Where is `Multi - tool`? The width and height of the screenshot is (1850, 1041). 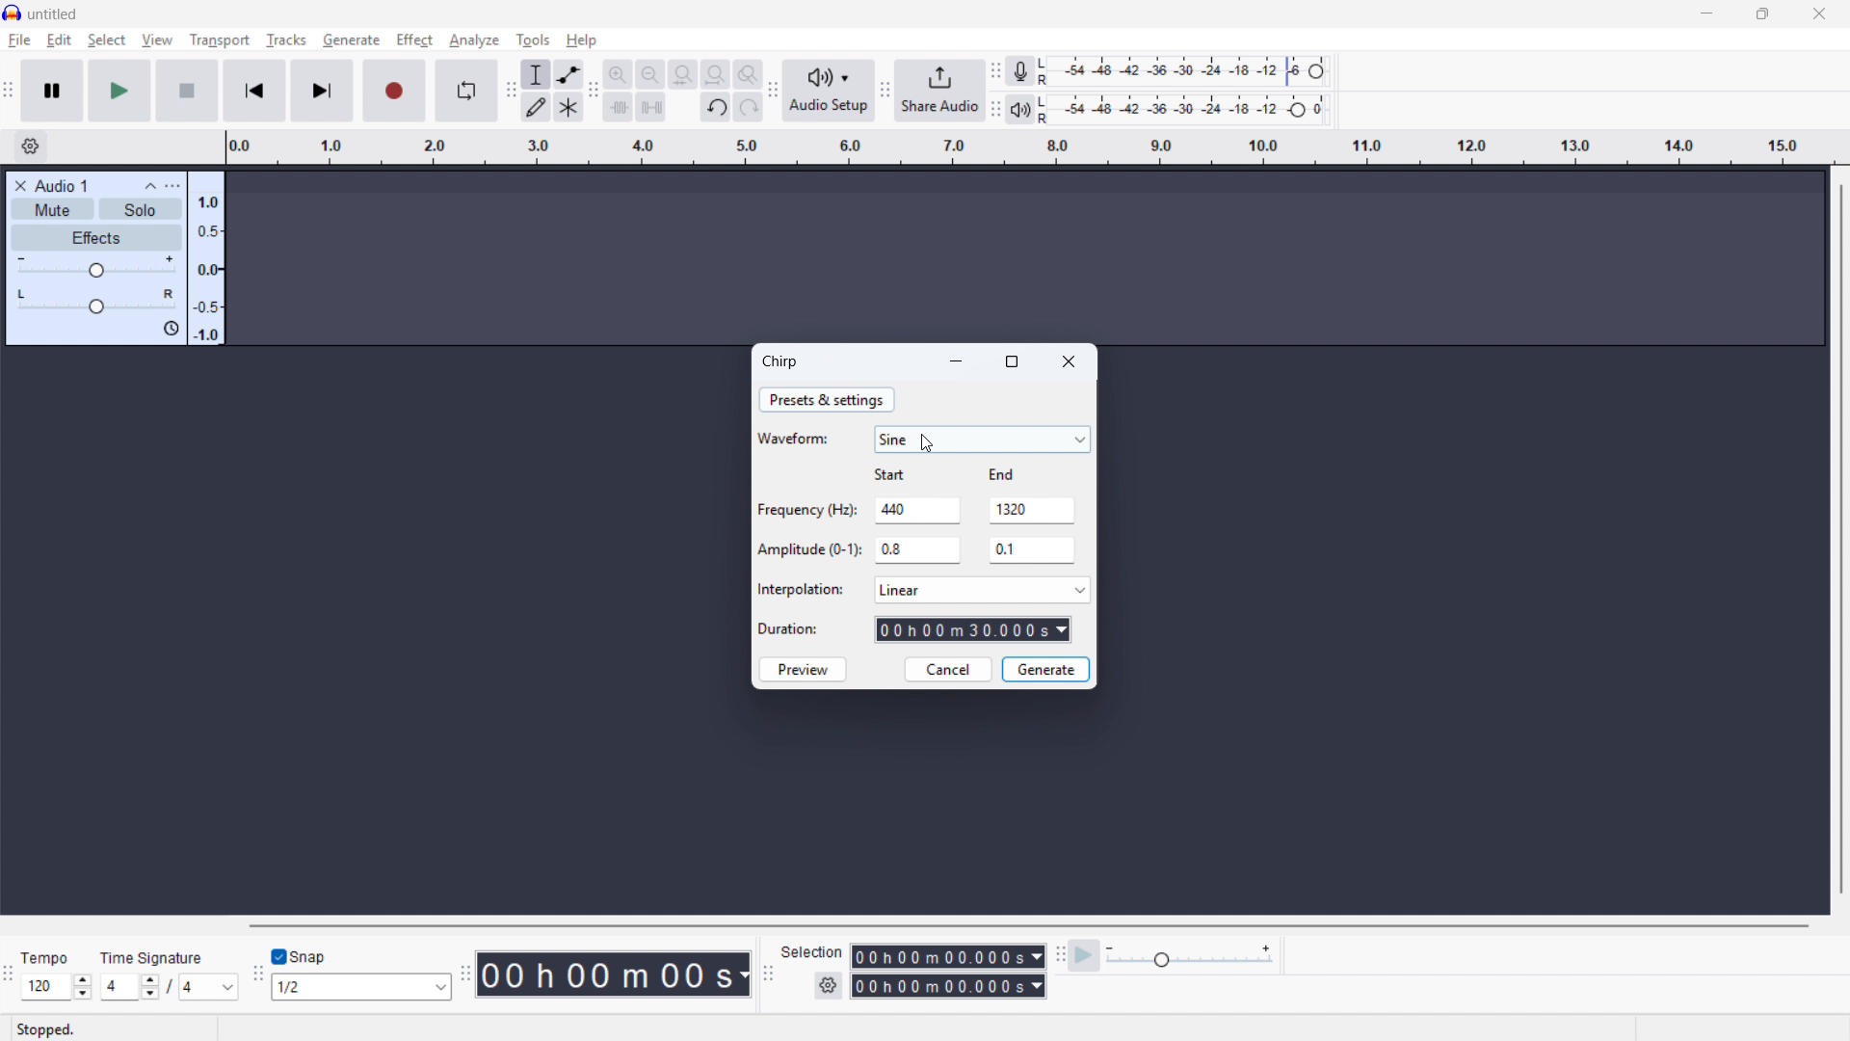 Multi - tool is located at coordinates (569, 107).